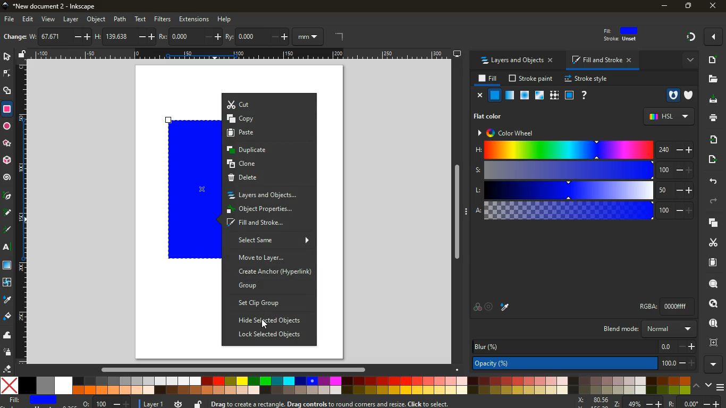  Describe the element at coordinates (345, 386) in the screenshot. I see `colors` at that location.